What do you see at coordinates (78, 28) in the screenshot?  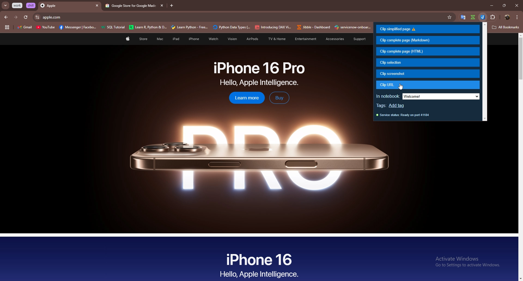 I see `Messenger|Faceb` at bounding box center [78, 28].